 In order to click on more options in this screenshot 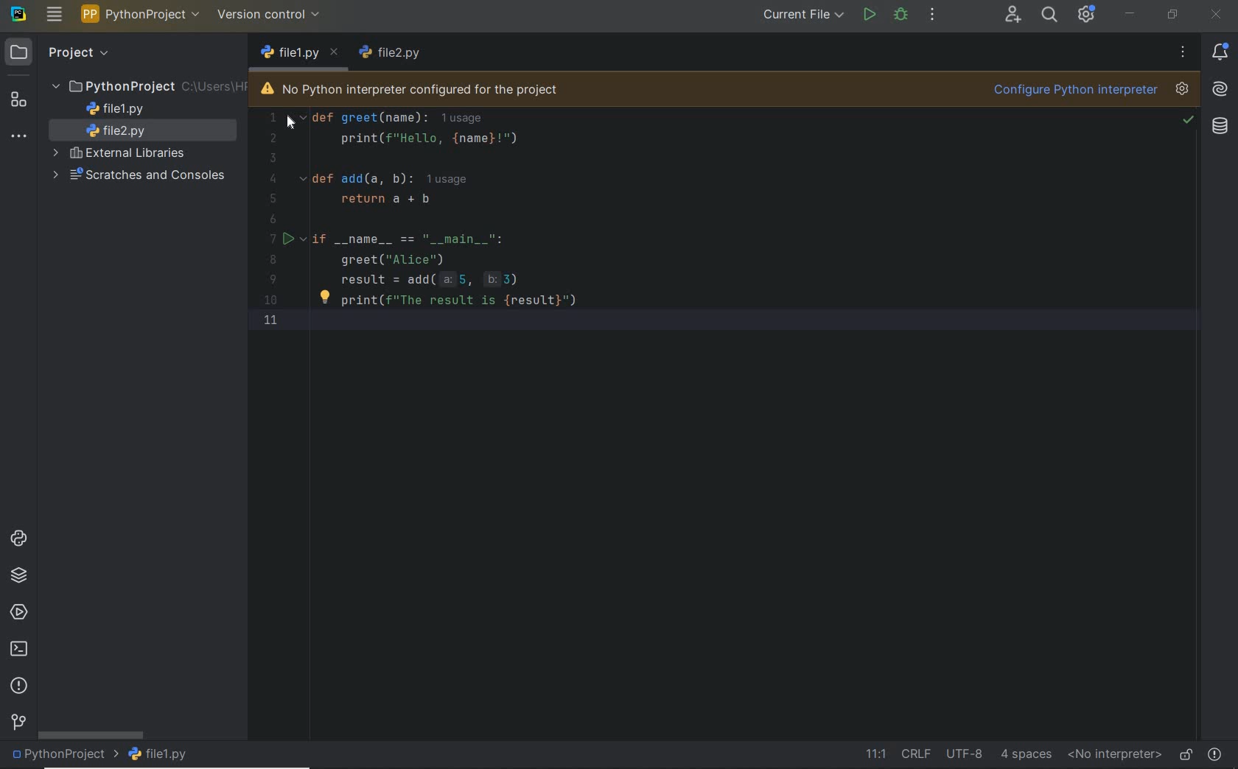, I will do `click(1181, 52)`.